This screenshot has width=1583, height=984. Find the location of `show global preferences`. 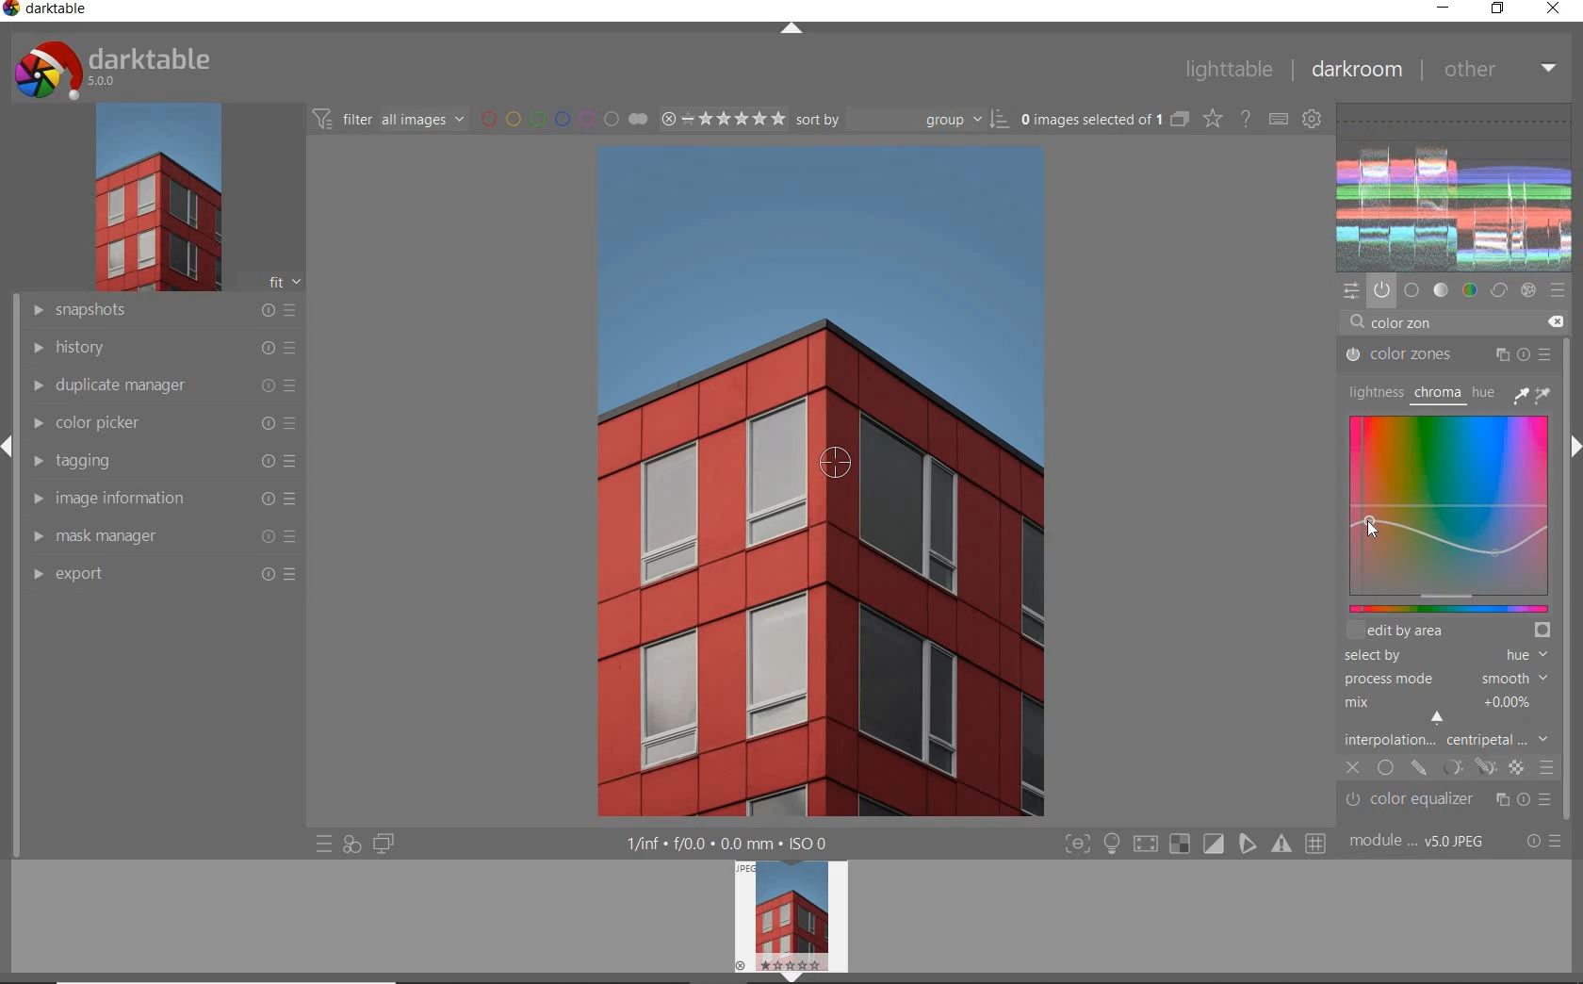

show global preferences is located at coordinates (1314, 121).